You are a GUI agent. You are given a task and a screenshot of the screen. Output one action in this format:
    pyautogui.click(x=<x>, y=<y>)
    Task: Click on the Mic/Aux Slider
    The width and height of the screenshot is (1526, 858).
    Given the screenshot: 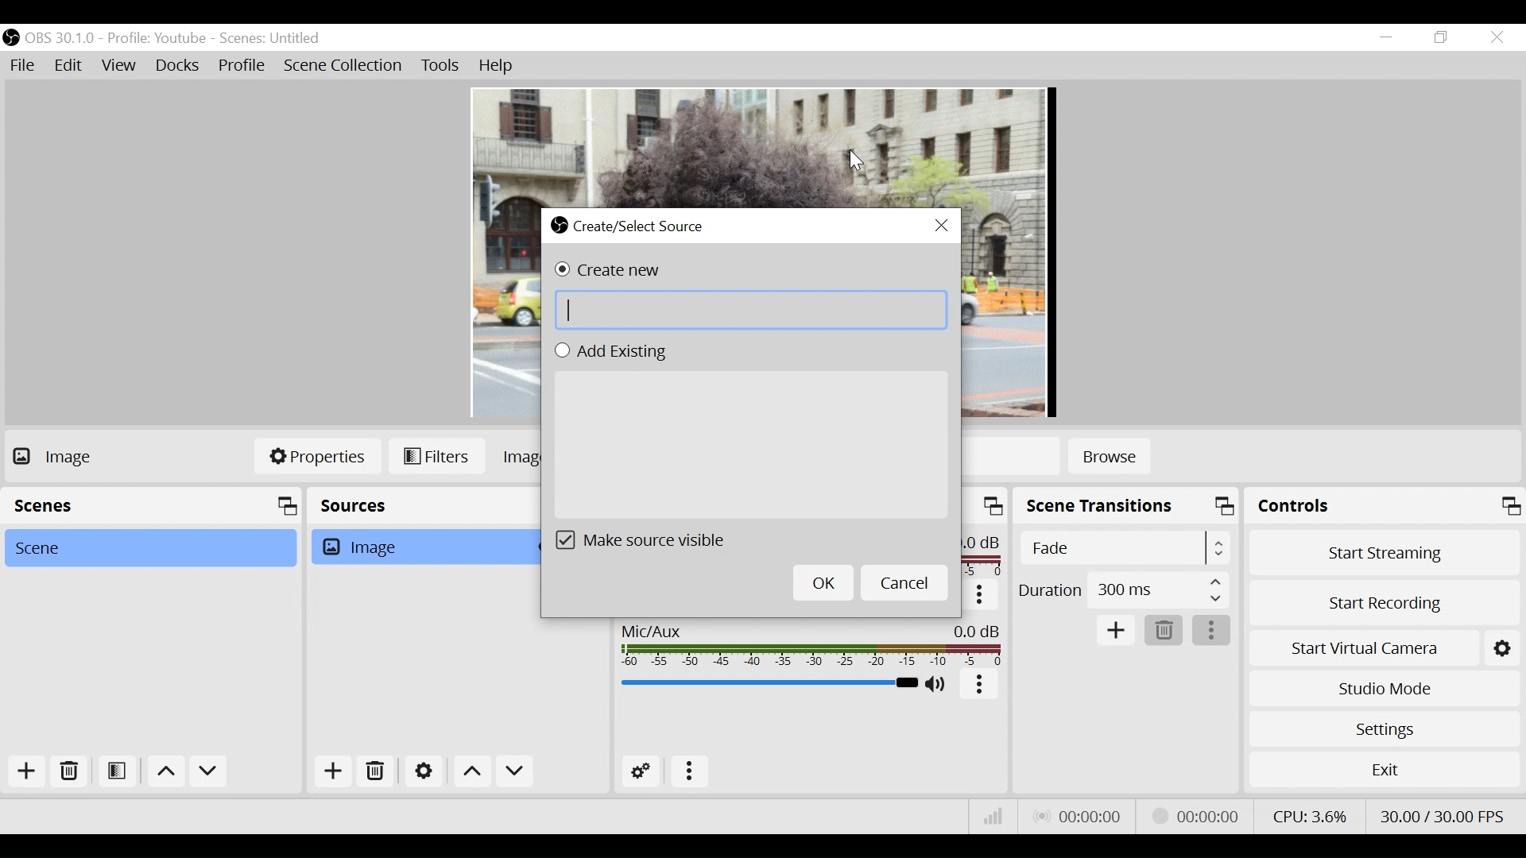 What is the action you would take?
    pyautogui.click(x=769, y=682)
    